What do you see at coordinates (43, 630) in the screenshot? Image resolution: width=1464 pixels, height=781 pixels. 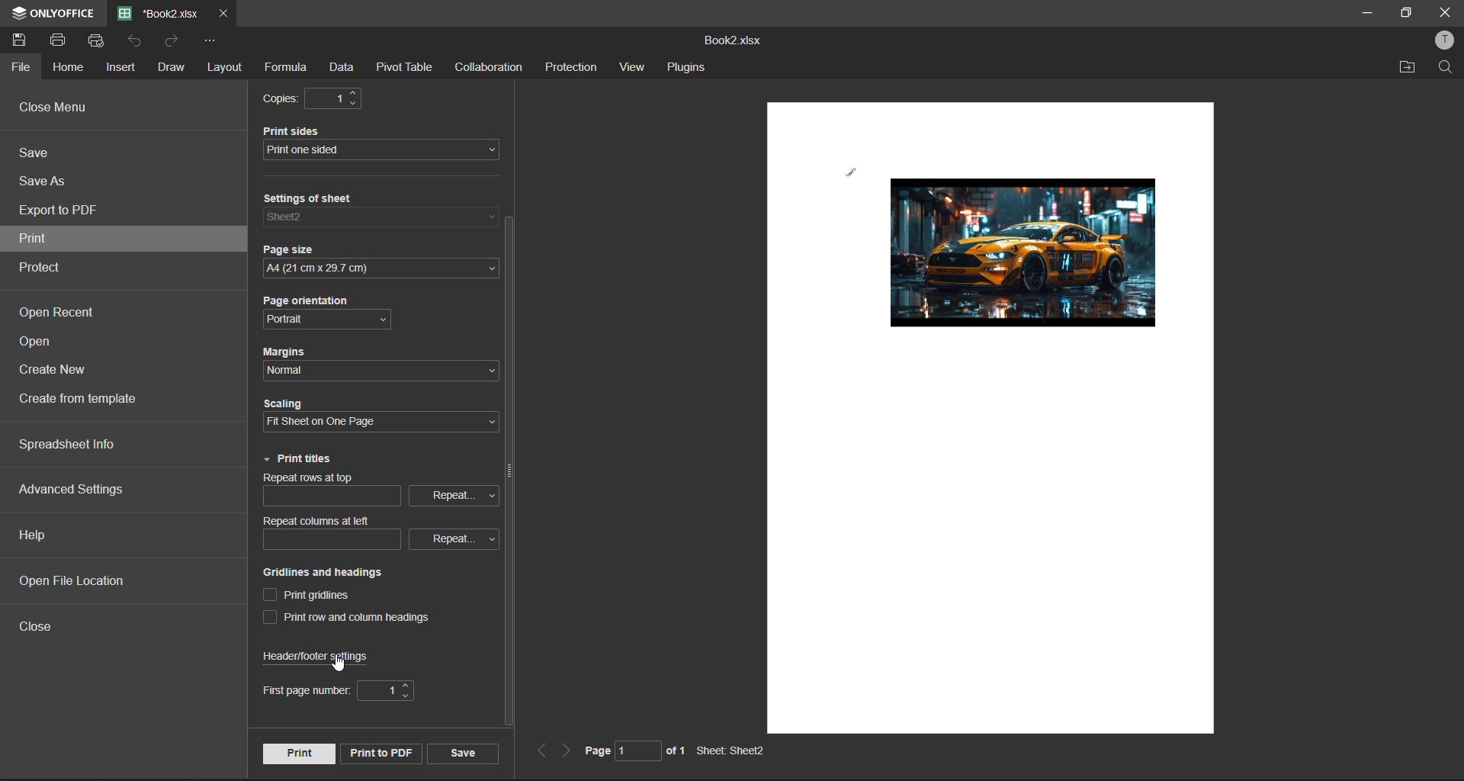 I see `close` at bounding box center [43, 630].